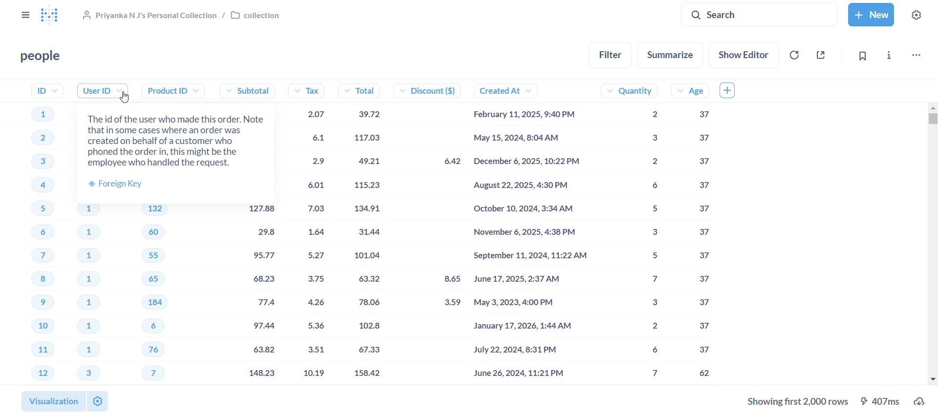 The height and width of the screenshot is (415, 938). What do you see at coordinates (174, 231) in the screenshot?
I see `product ID's` at bounding box center [174, 231].